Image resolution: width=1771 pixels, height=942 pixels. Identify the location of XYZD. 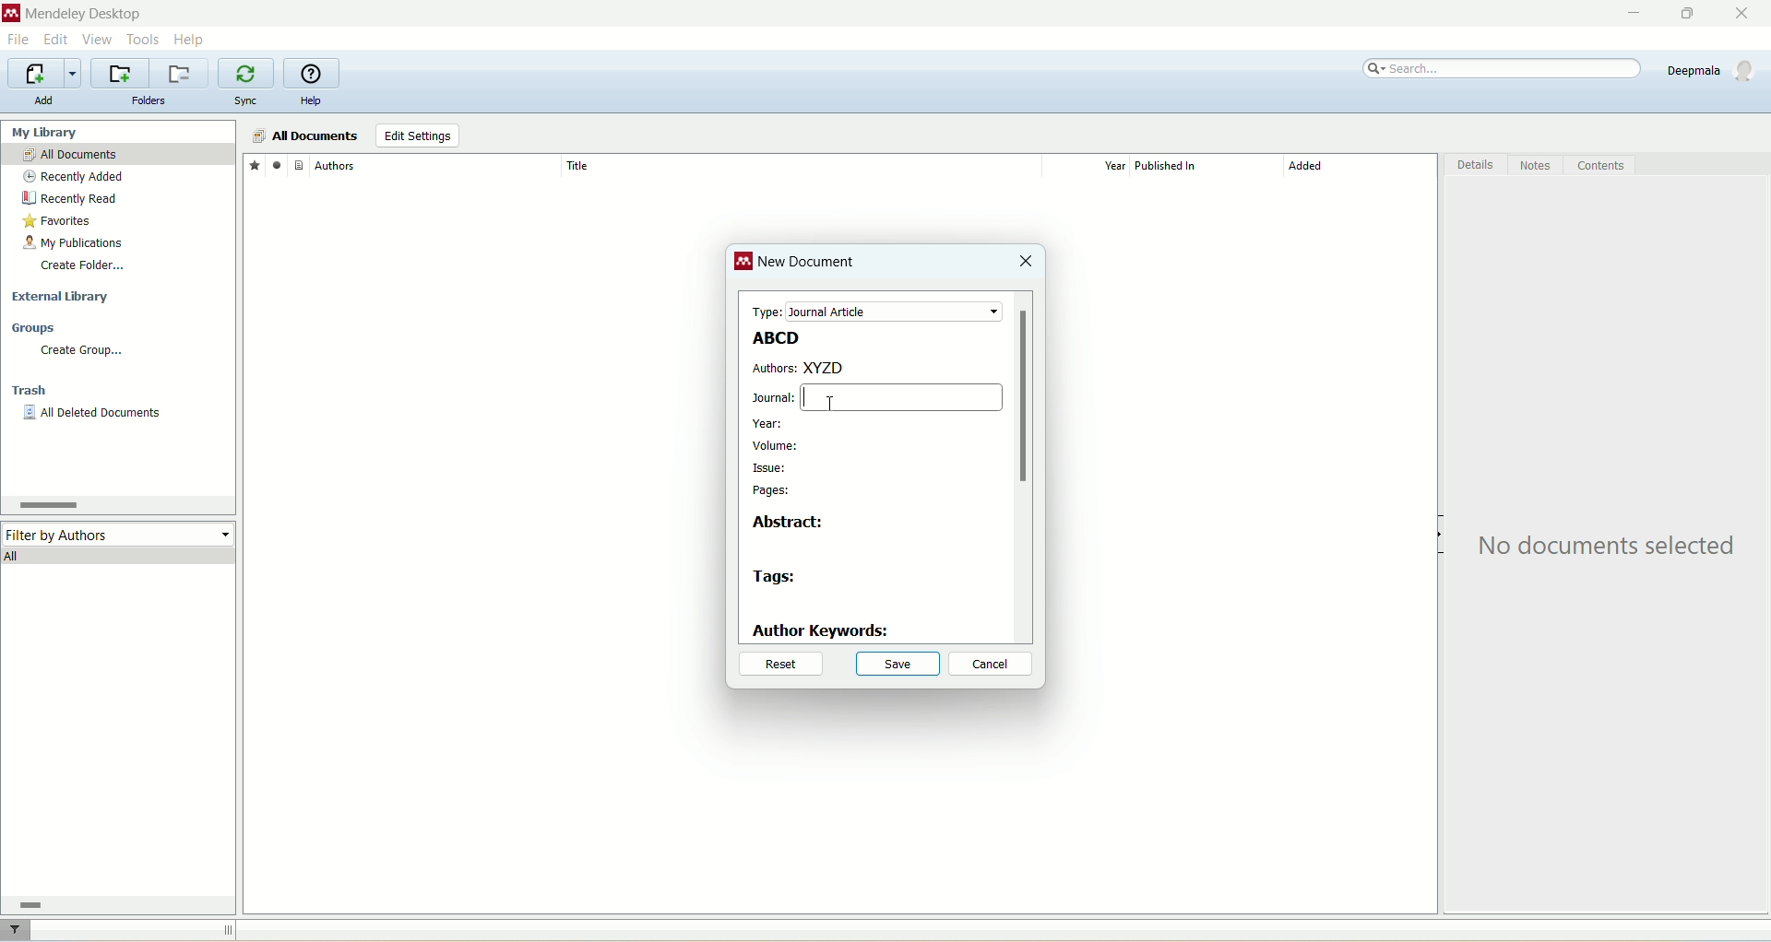
(903, 369).